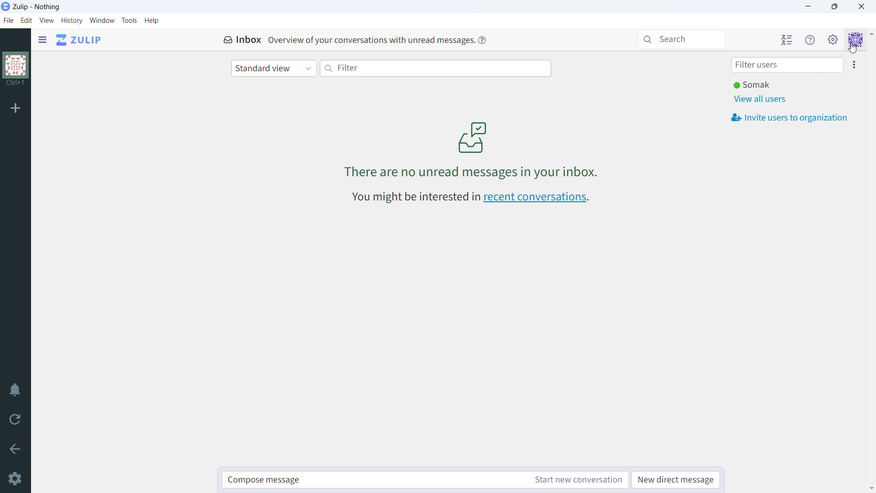 The height and width of the screenshot is (493, 876). I want to click on filter, so click(436, 68).